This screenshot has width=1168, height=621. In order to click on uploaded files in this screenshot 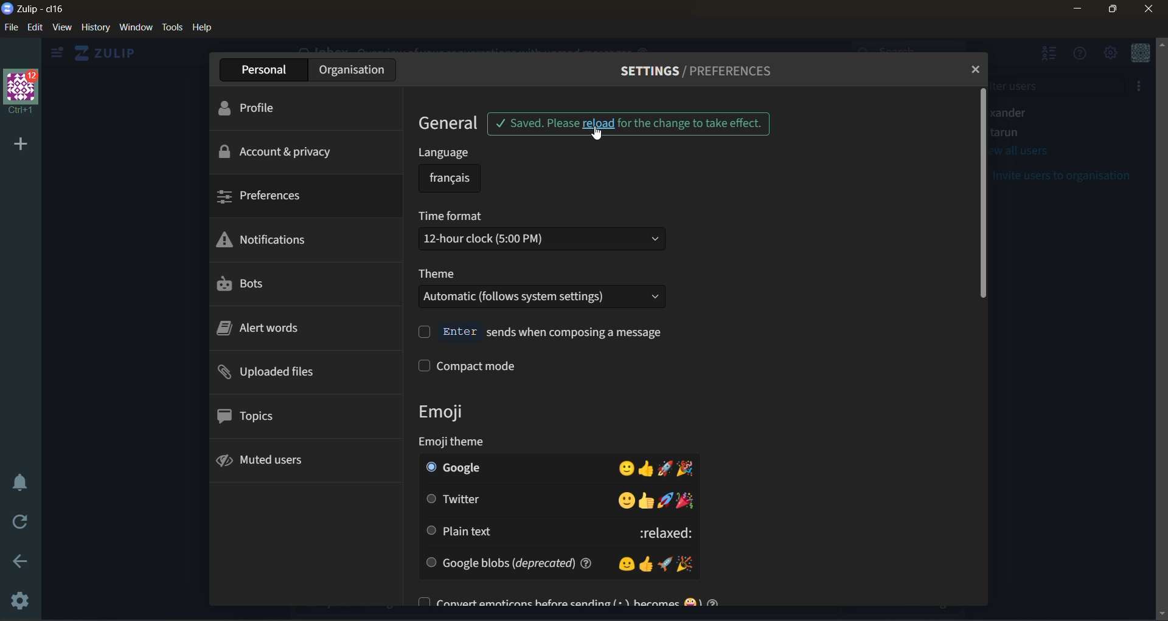, I will do `click(287, 374)`.